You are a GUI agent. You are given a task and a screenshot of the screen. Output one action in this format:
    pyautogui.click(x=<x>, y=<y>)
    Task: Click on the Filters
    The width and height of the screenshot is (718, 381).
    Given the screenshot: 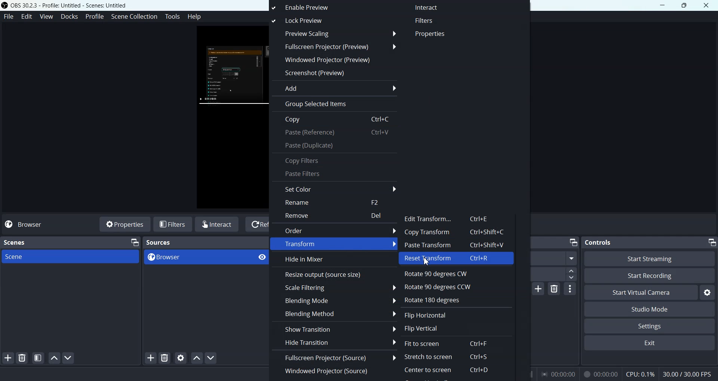 What is the action you would take?
    pyautogui.click(x=173, y=224)
    